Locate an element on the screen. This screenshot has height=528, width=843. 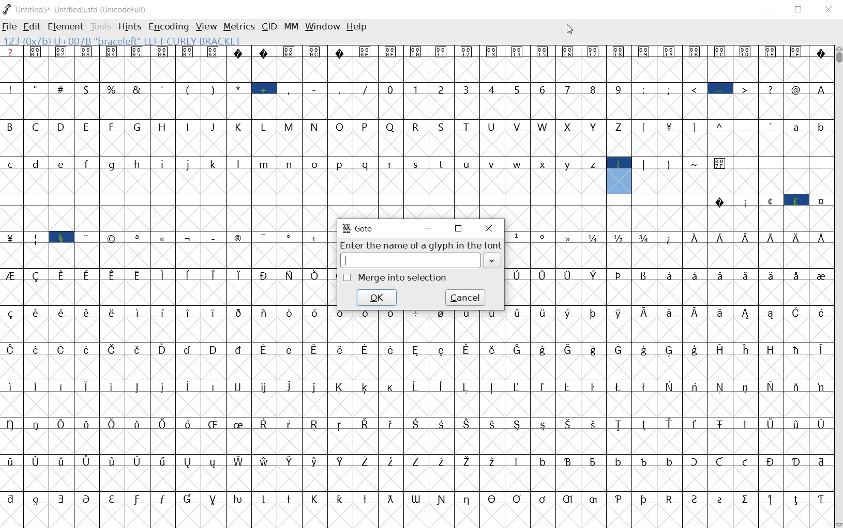
ELEMENT is located at coordinates (65, 27).